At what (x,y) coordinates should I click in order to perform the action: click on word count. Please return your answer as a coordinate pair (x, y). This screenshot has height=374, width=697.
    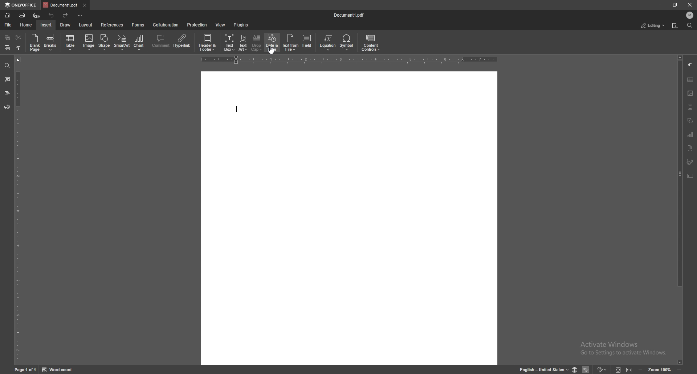
    Looking at the image, I should click on (58, 370).